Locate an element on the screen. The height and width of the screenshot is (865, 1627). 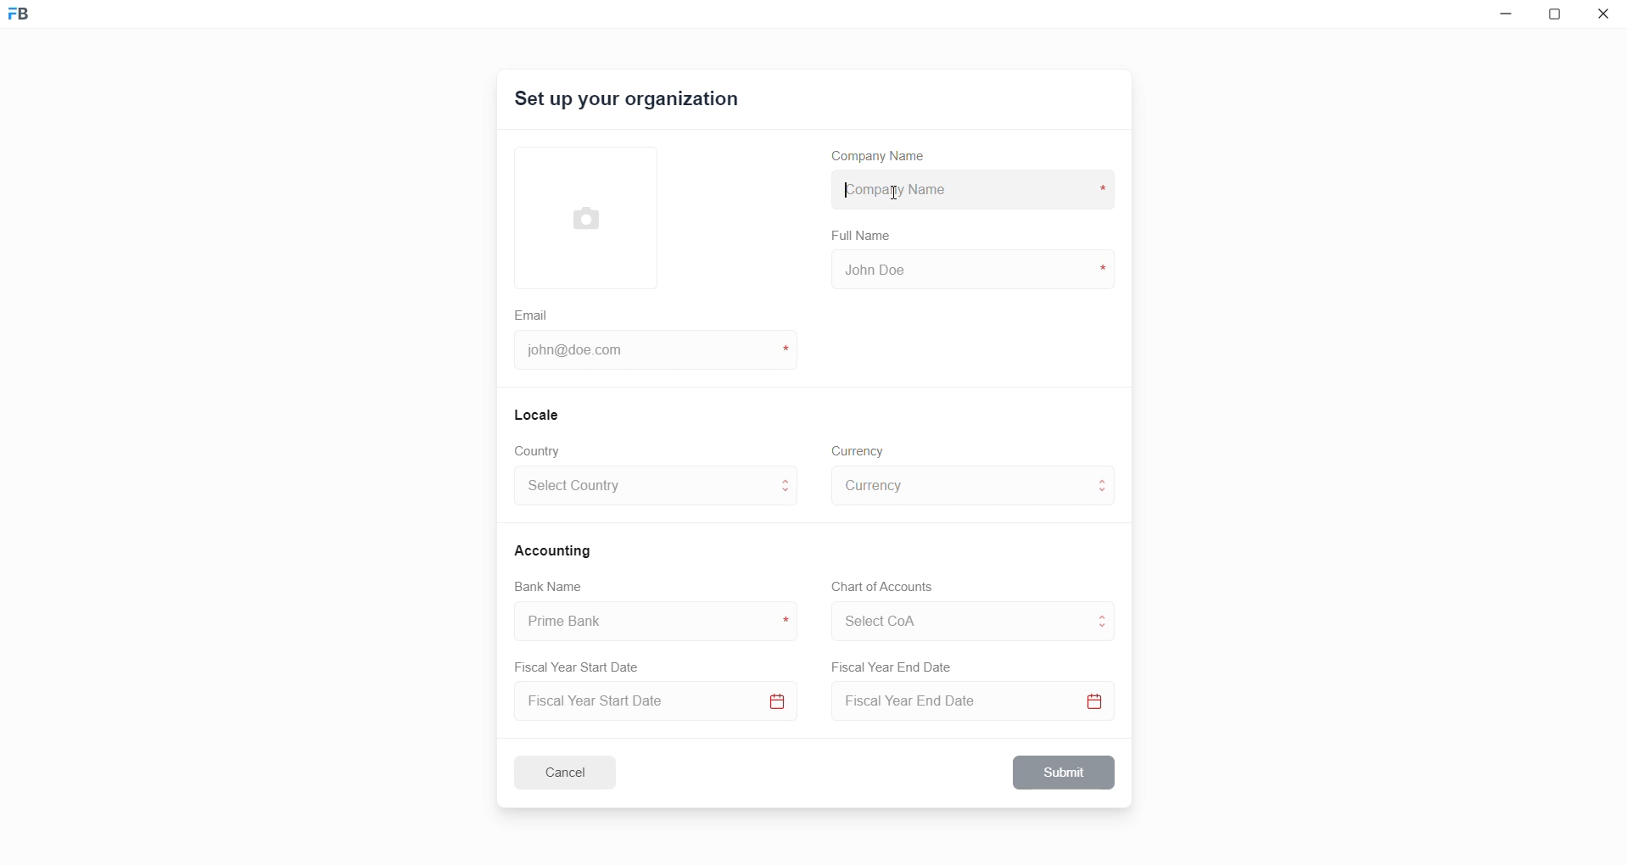
close is located at coordinates (1604, 17).